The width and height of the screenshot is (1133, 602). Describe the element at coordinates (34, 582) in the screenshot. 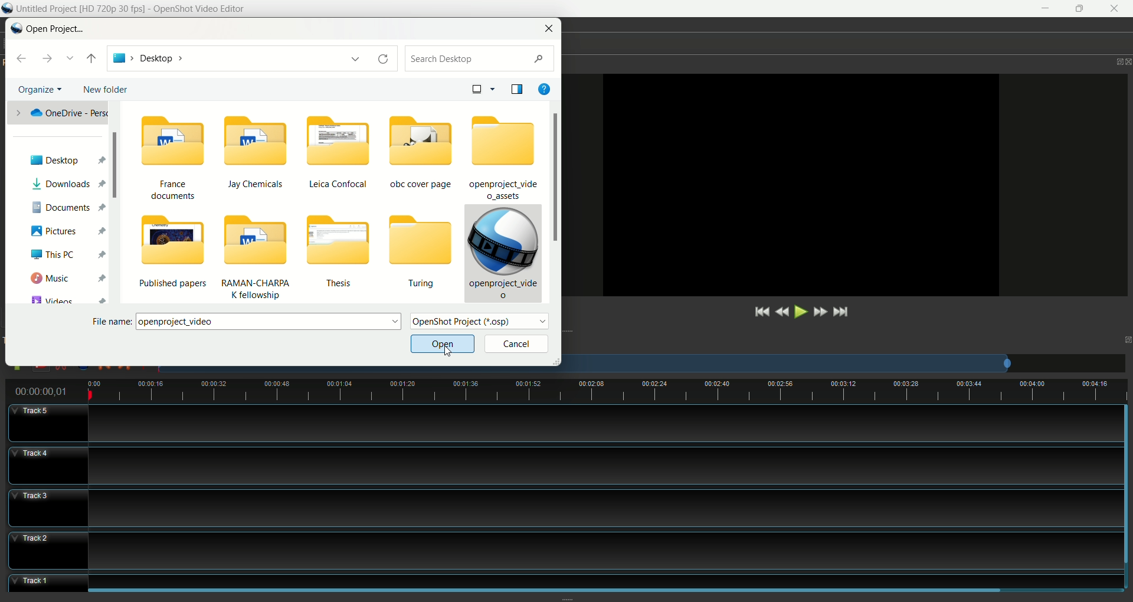

I see `track 1` at that location.